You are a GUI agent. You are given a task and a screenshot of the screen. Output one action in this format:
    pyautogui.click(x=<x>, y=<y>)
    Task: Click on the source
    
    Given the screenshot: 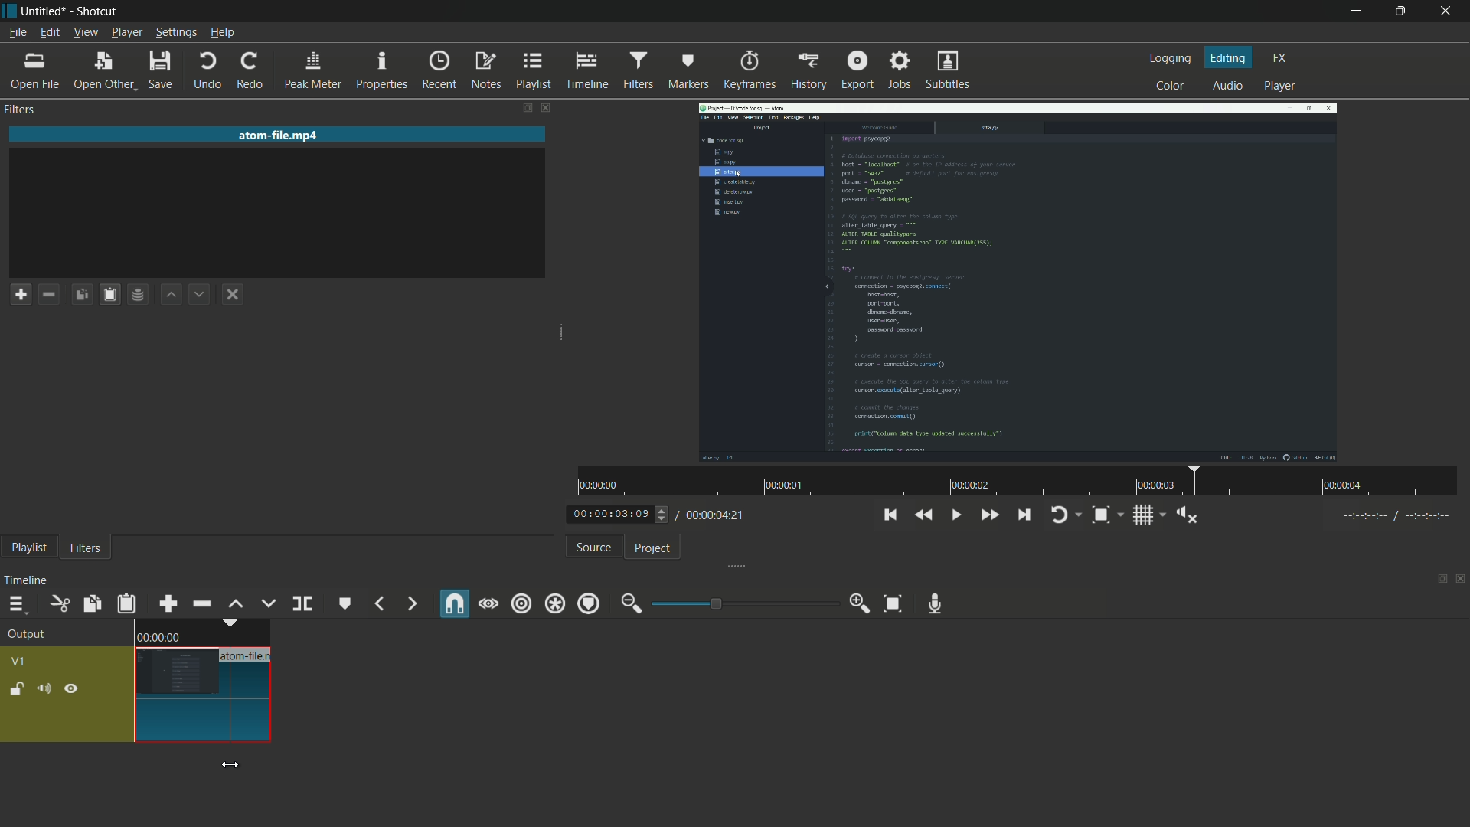 What is the action you would take?
    pyautogui.click(x=596, y=548)
    